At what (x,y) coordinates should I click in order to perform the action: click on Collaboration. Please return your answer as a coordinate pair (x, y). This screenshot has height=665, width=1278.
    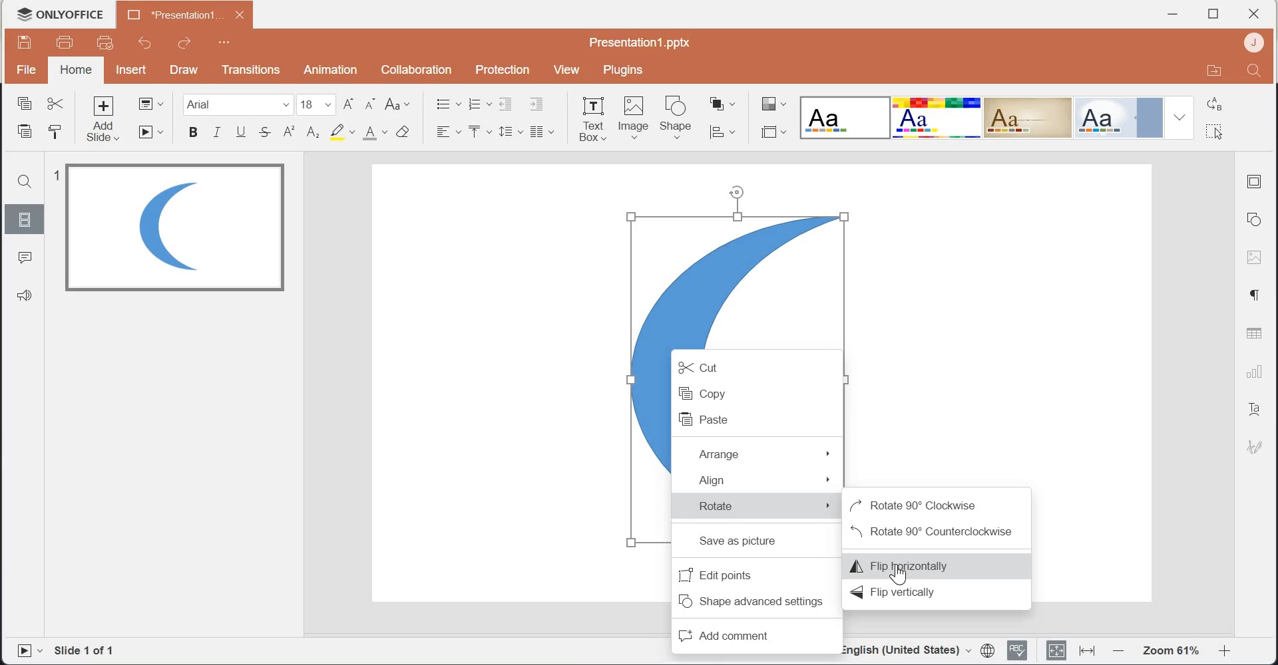
    Looking at the image, I should click on (417, 69).